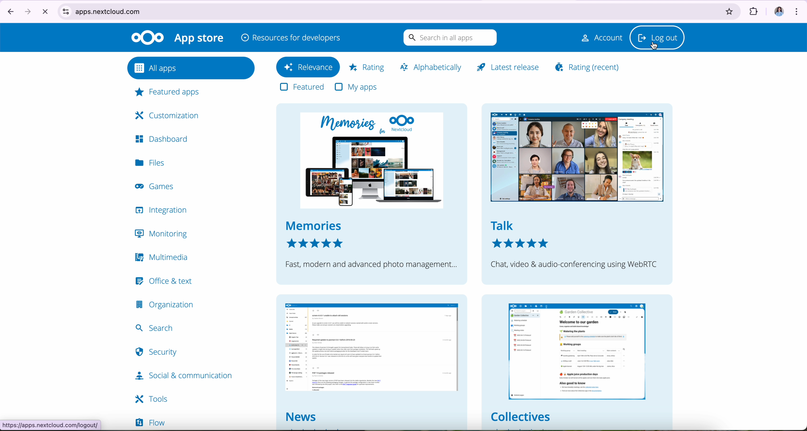 The height and width of the screenshot is (431, 807). Describe the element at coordinates (508, 68) in the screenshot. I see `latest release` at that location.